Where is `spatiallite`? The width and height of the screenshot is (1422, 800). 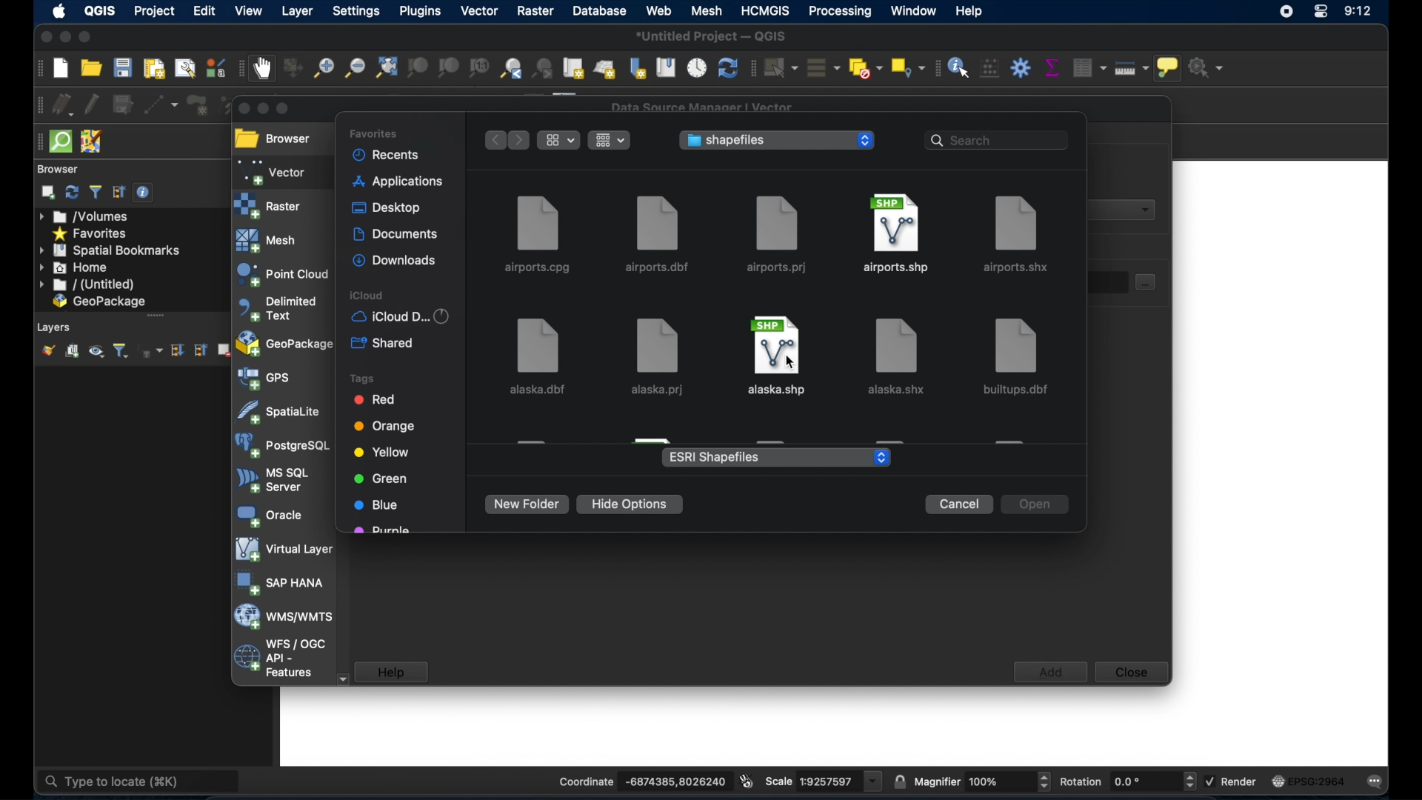
spatiallite is located at coordinates (279, 412).